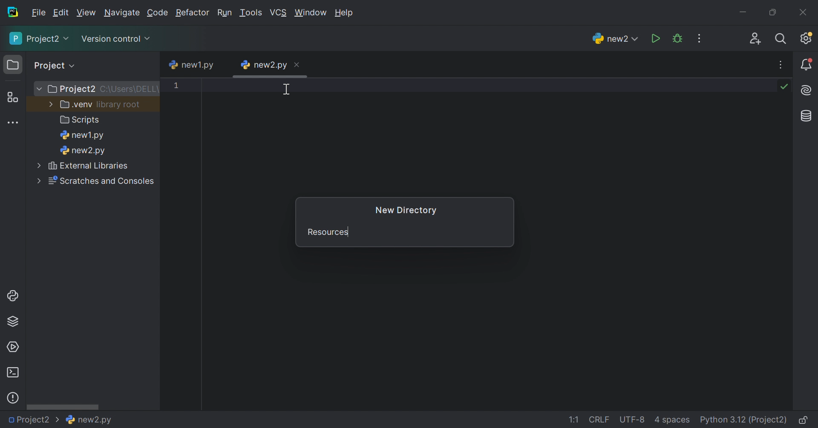 Image resolution: width=818 pixels, height=428 pixels. I want to click on 1, so click(180, 89).